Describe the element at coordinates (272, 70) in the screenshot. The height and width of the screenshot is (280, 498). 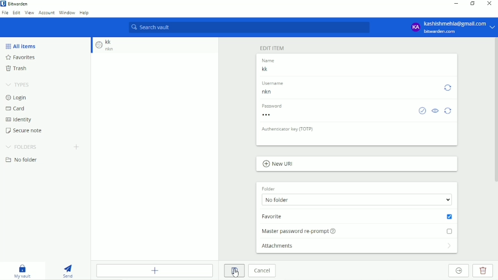
I see `entry Name` at that location.